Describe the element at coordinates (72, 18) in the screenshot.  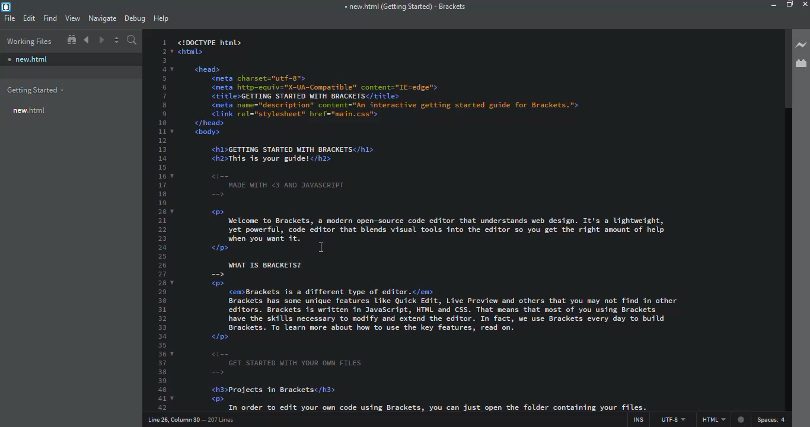
I see `view` at that location.